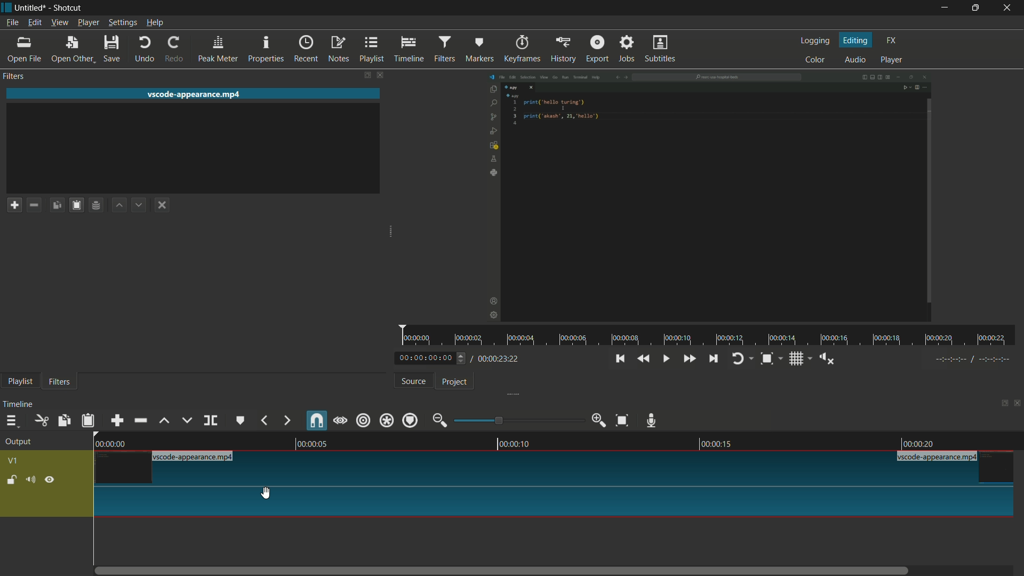 Image resolution: width=1024 pixels, height=576 pixels. I want to click on audio, so click(855, 59).